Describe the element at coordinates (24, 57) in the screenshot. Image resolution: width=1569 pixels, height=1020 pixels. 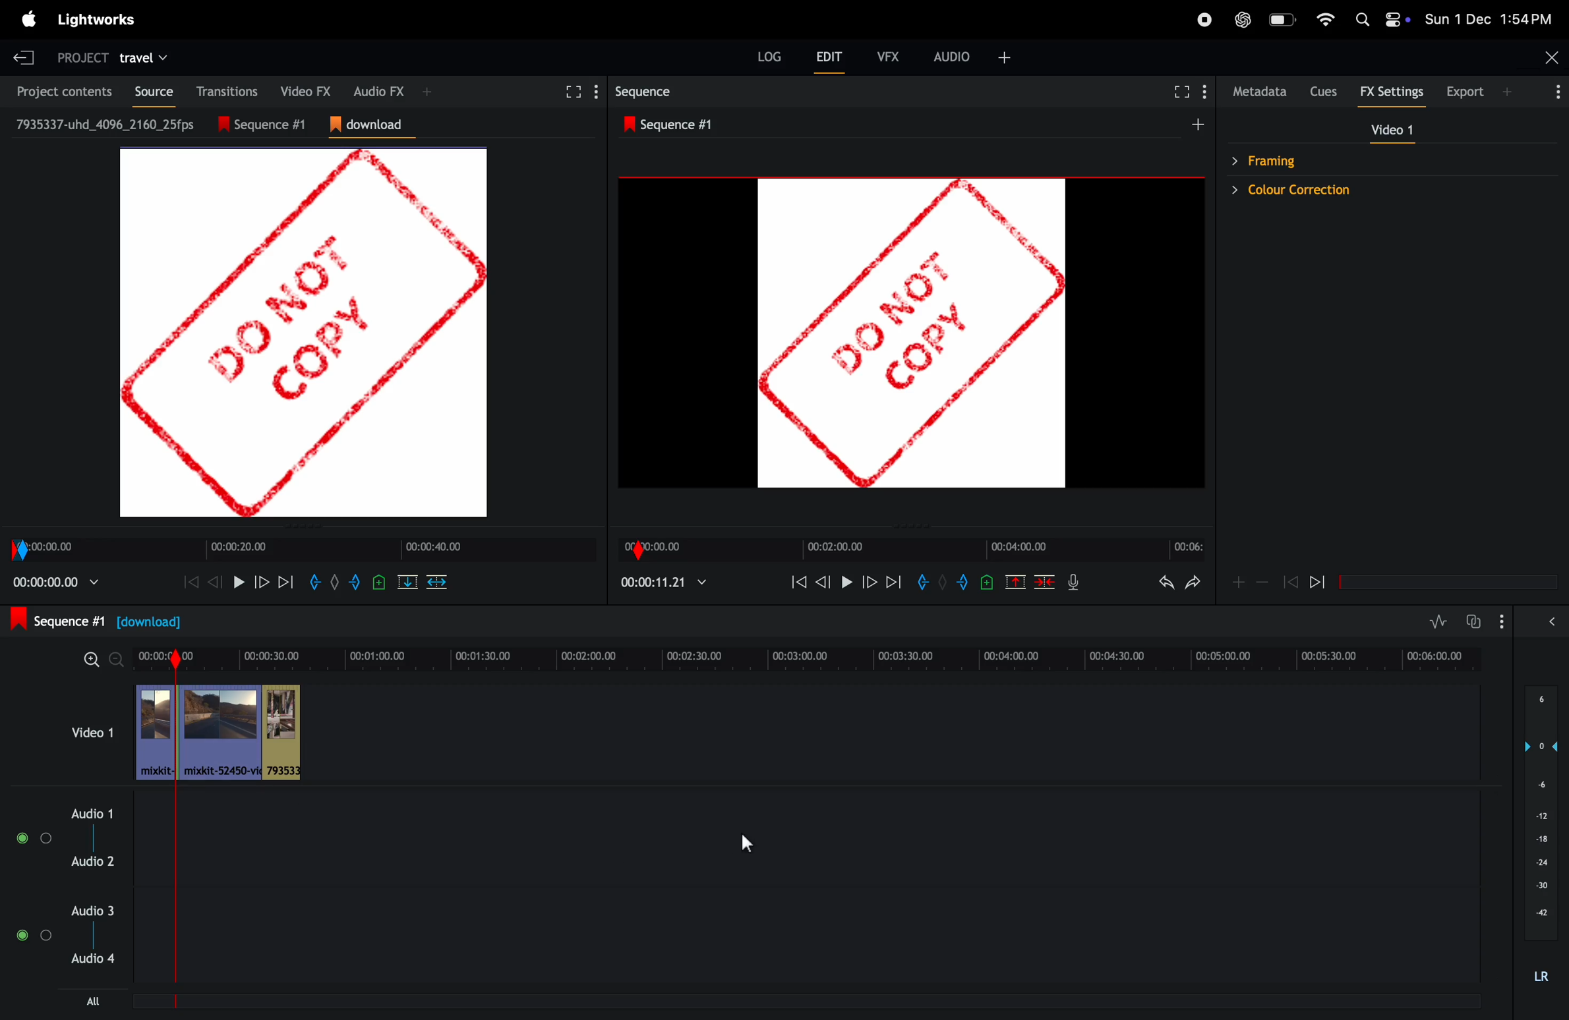
I see `exit` at that location.